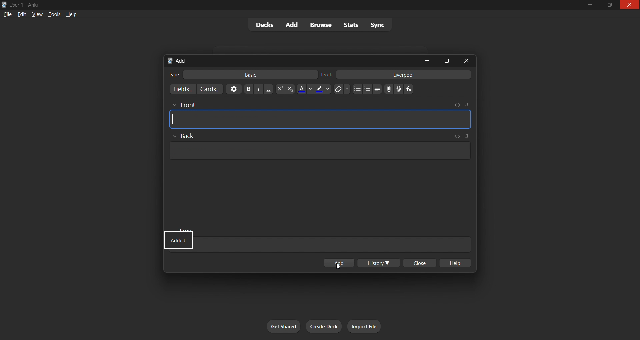 The height and width of the screenshot is (340, 640). I want to click on close, so click(420, 263).